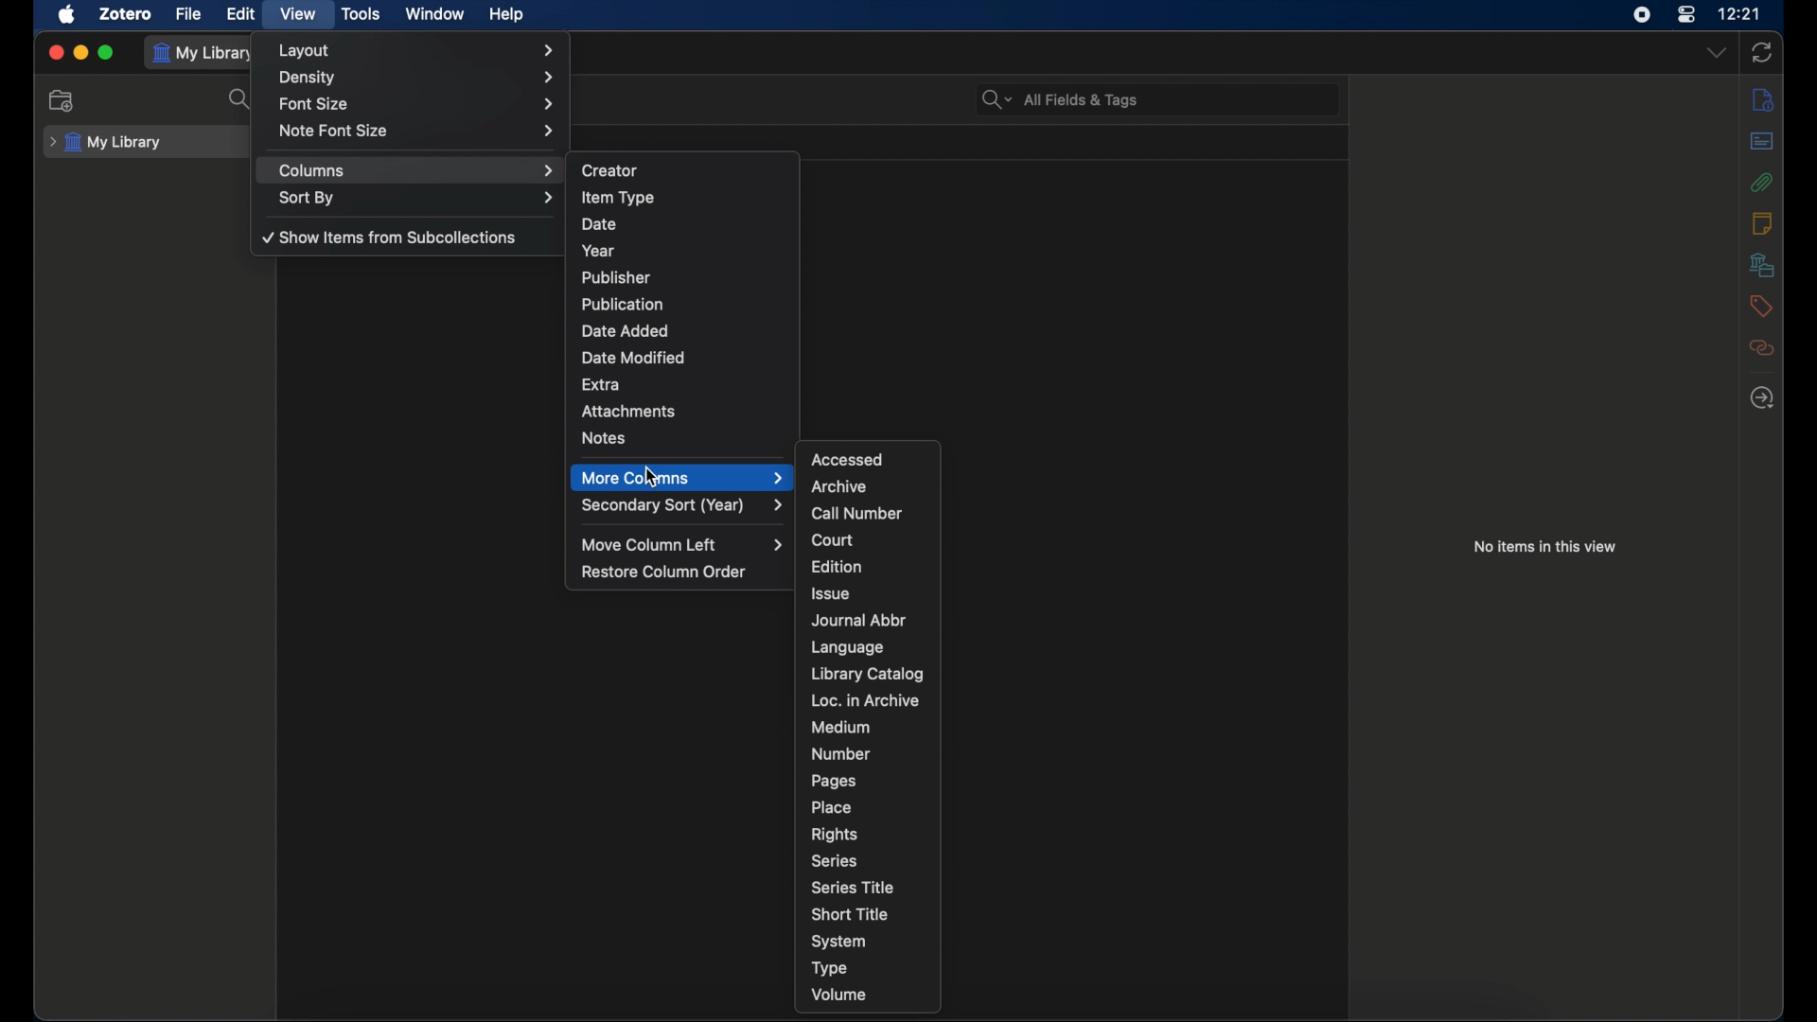 The image size is (1817, 1022). What do you see at coordinates (838, 567) in the screenshot?
I see `edition` at bounding box center [838, 567].